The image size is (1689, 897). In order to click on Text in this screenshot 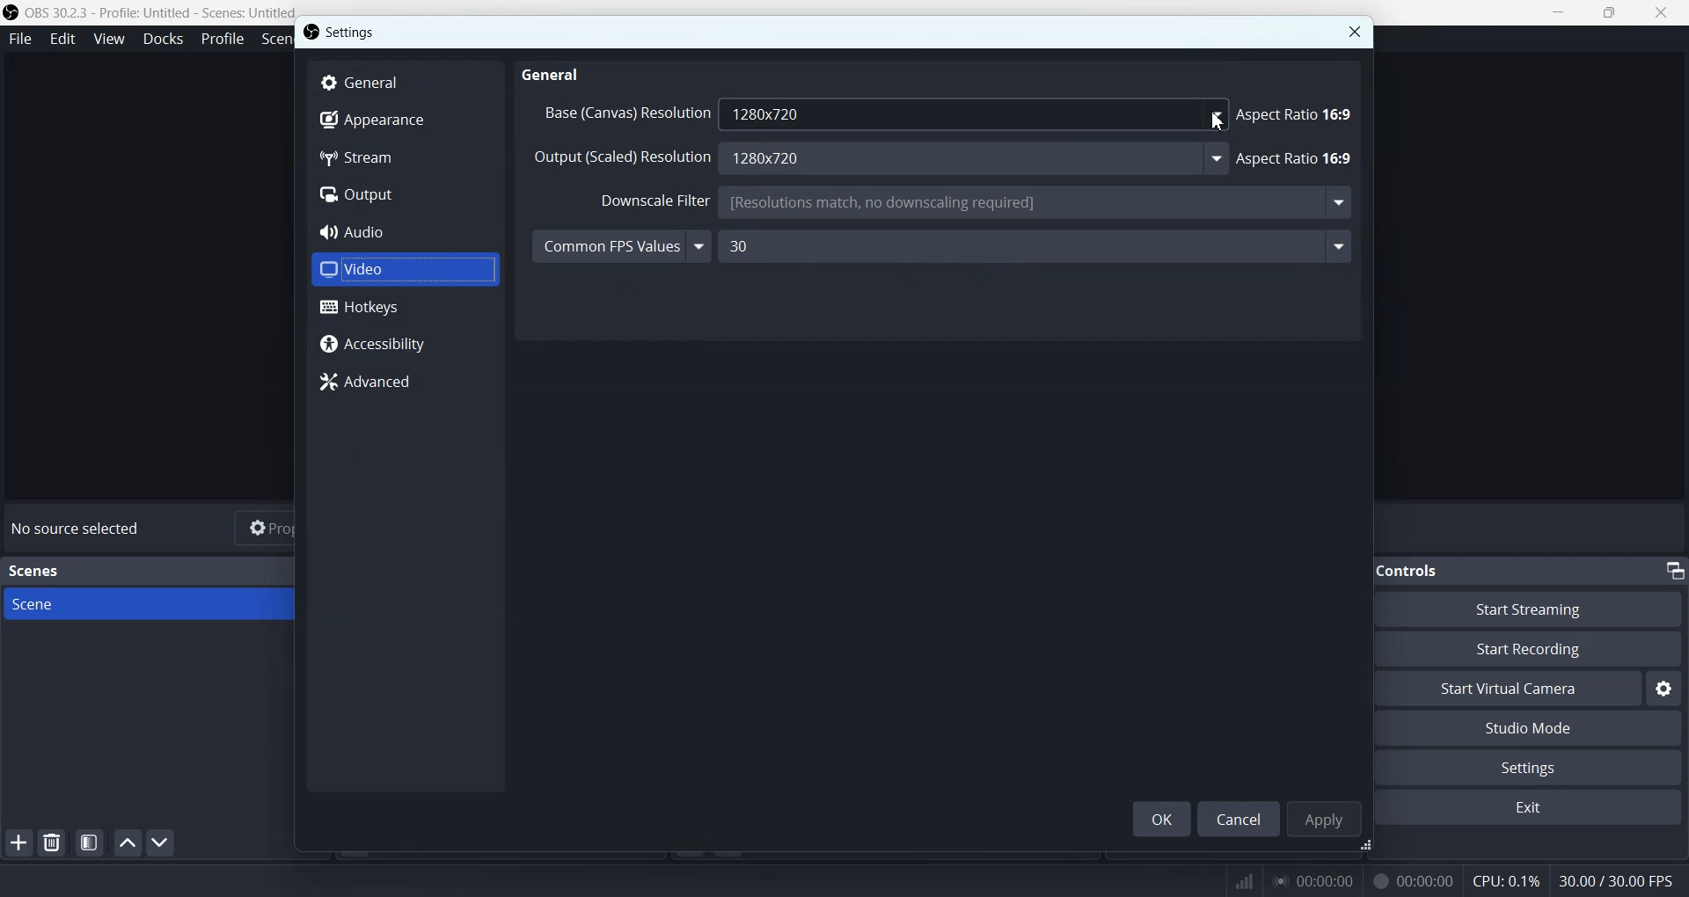, I will do `click(37, 571)`.